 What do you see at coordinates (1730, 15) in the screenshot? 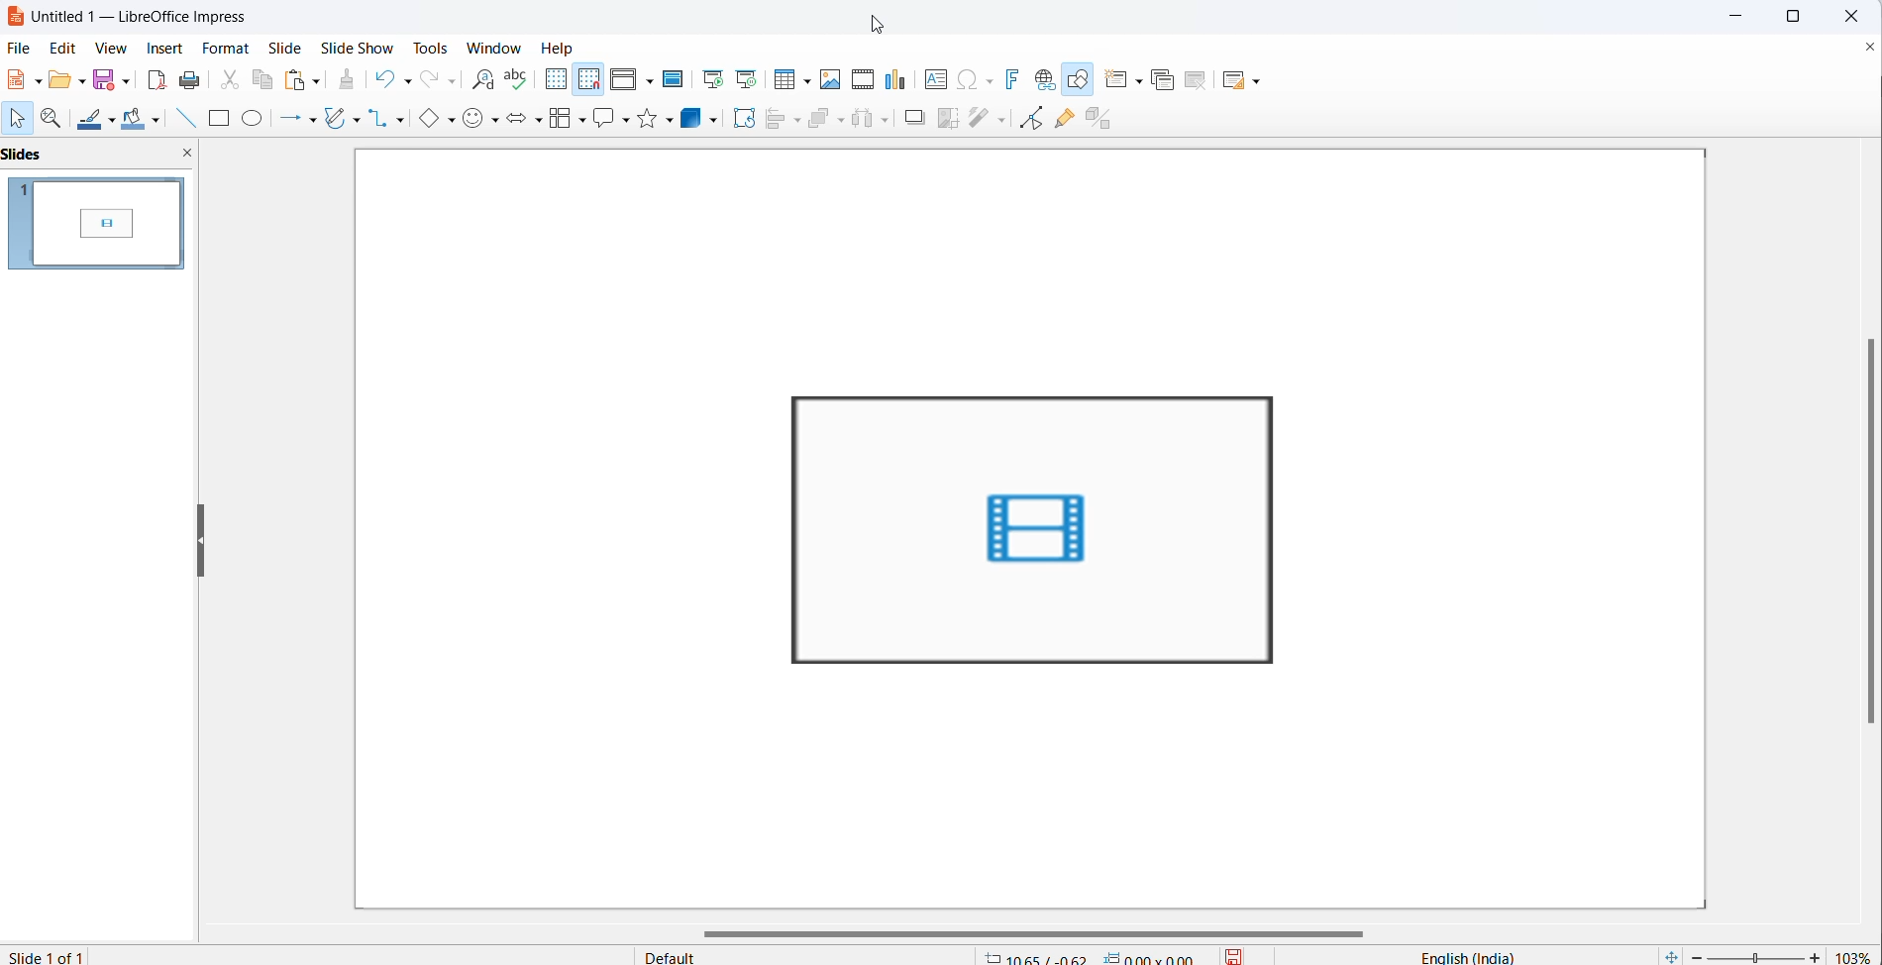
I see `minimize` at bounding box center [1730, 15].